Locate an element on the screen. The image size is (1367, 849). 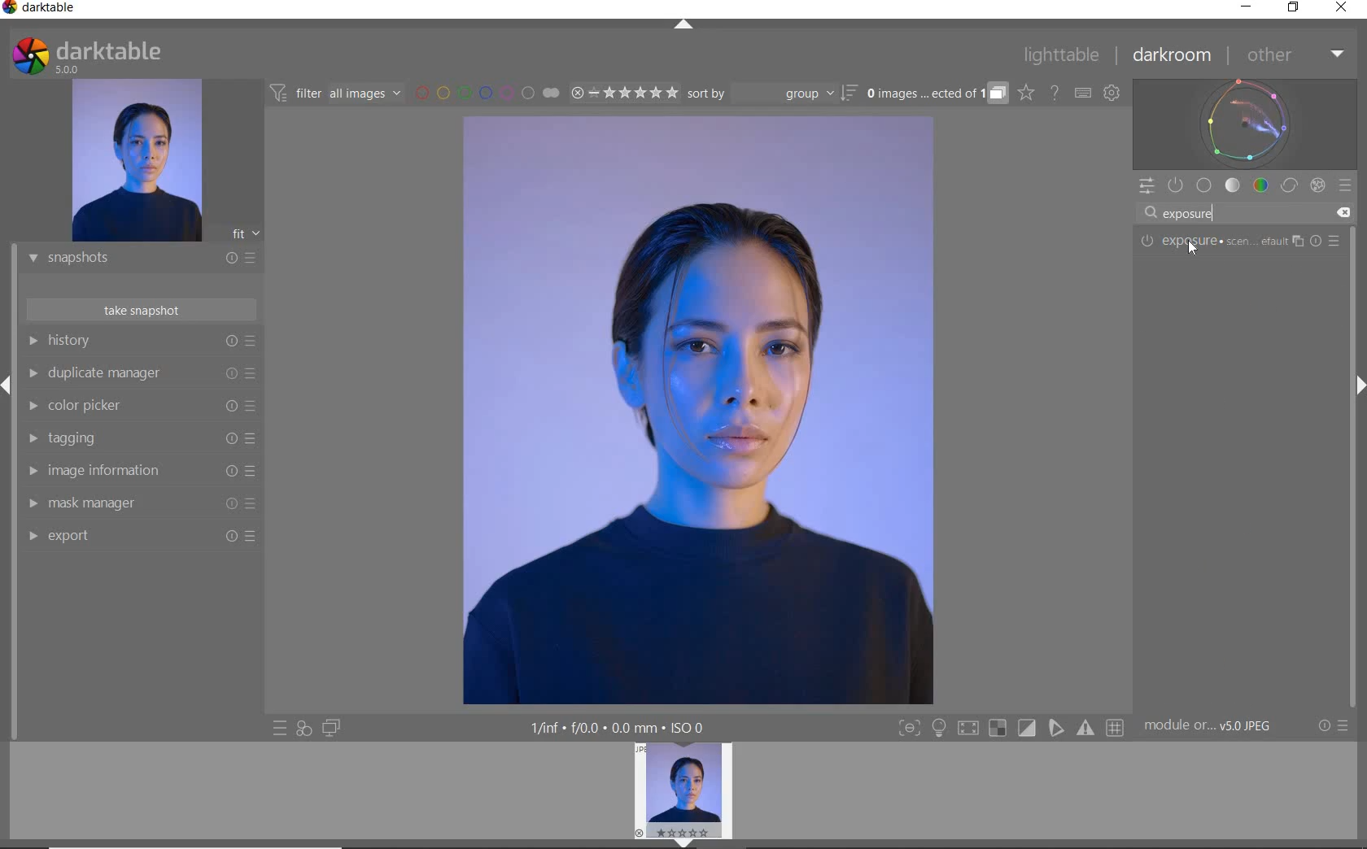
Button is located at coordinates (1116, 729).